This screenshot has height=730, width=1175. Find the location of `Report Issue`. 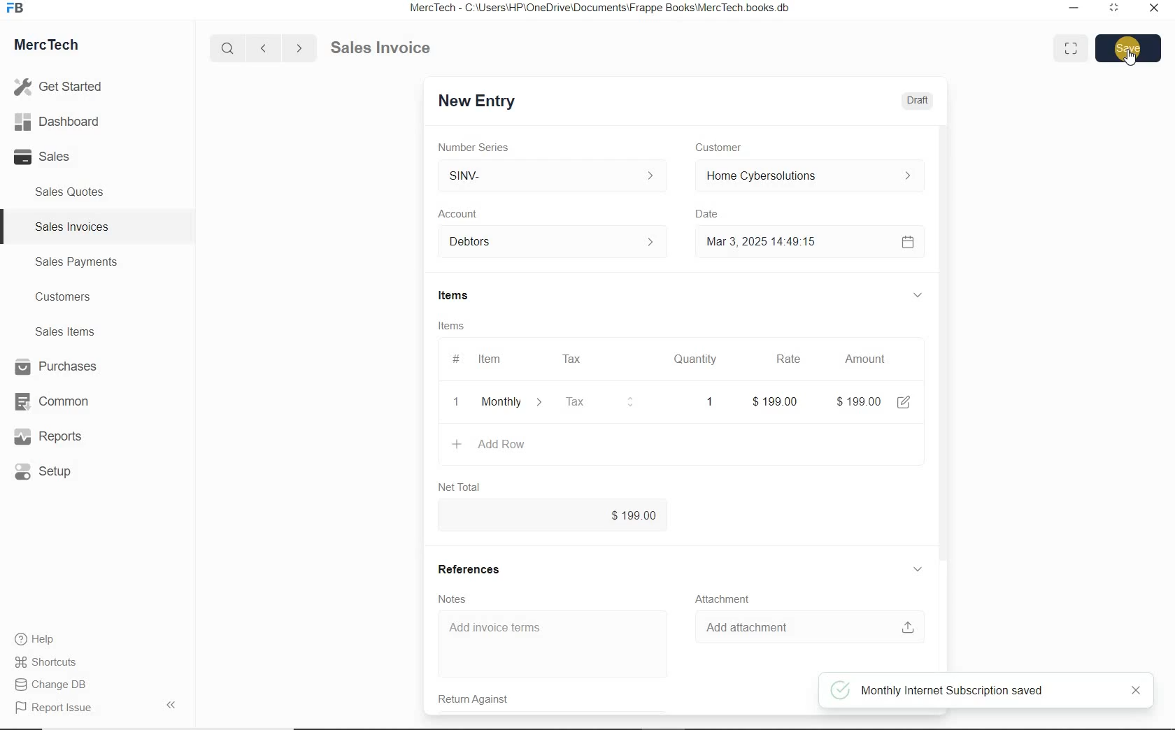

Report Issue is located at coordinates (57, 708).